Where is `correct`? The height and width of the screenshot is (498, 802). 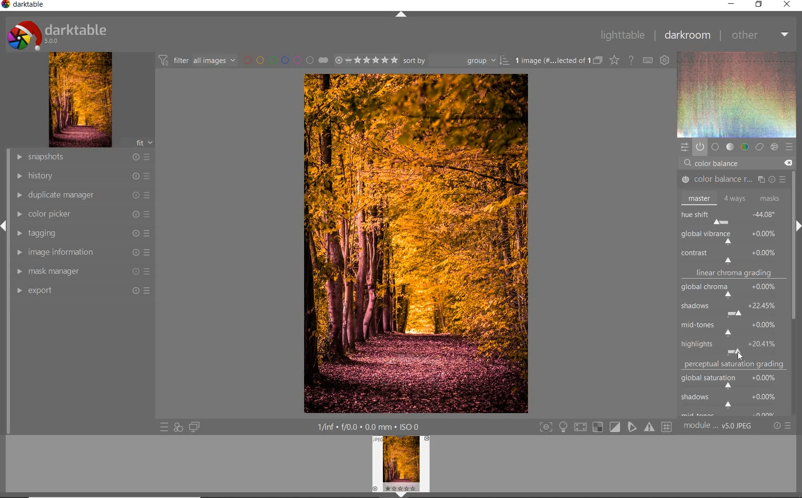 correct is located at coordinates (759, 147).